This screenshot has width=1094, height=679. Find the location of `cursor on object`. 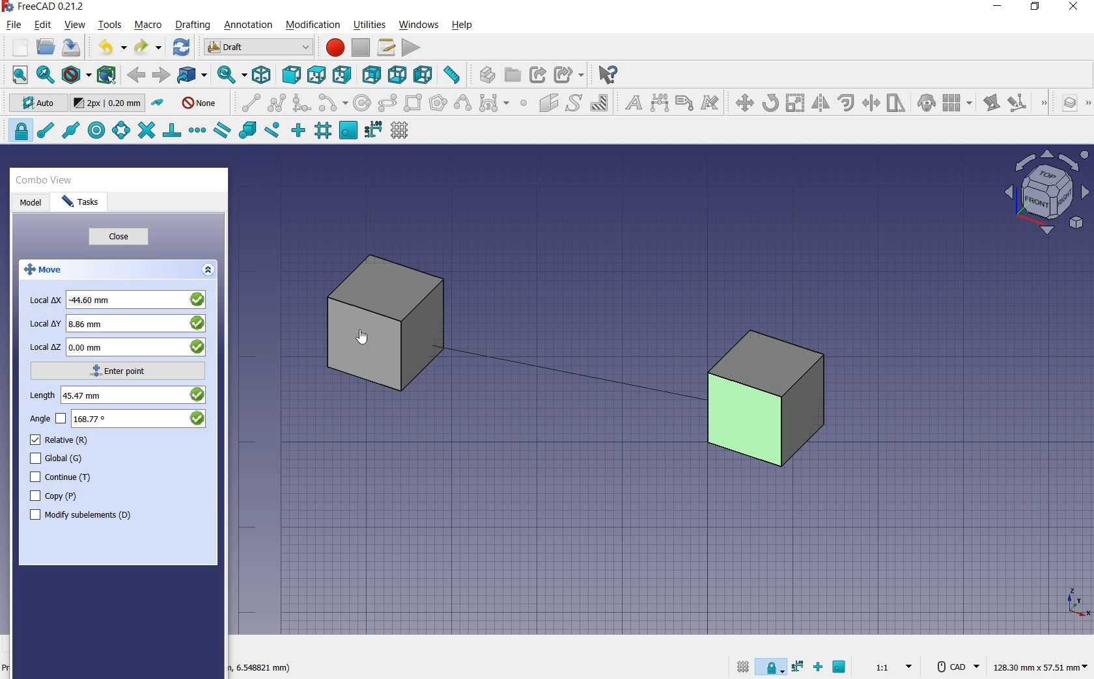

cursor on object is located at coordinates (363, 338).